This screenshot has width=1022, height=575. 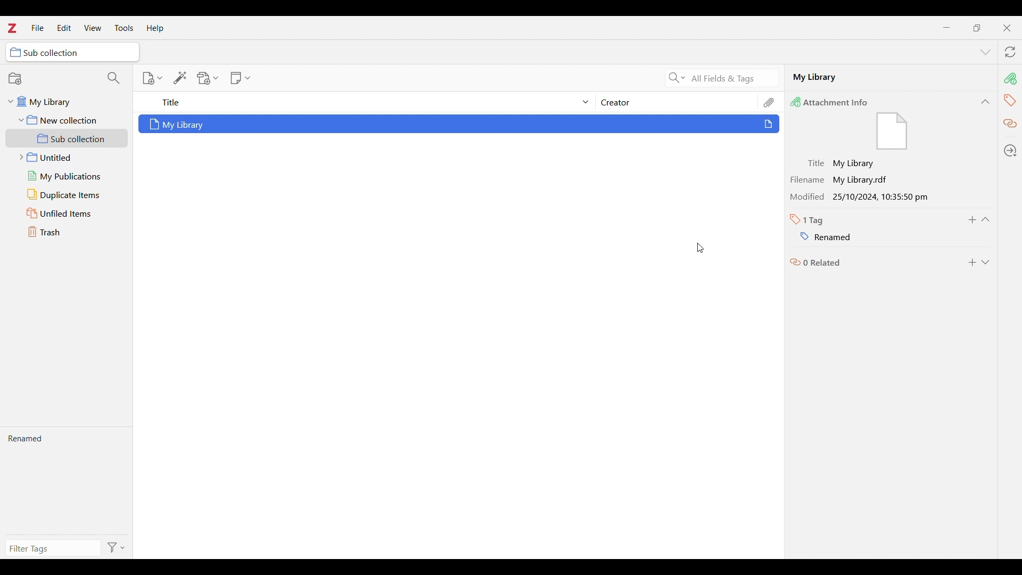 What do you see at coordinates (1010, 52) in the screenshot?
I see `Sync with zotero.org` at bounding box center [1010, 52].